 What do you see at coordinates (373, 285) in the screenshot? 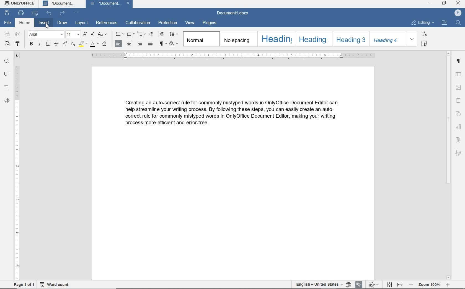
I see `track changes` at bounding box center [373, 285].